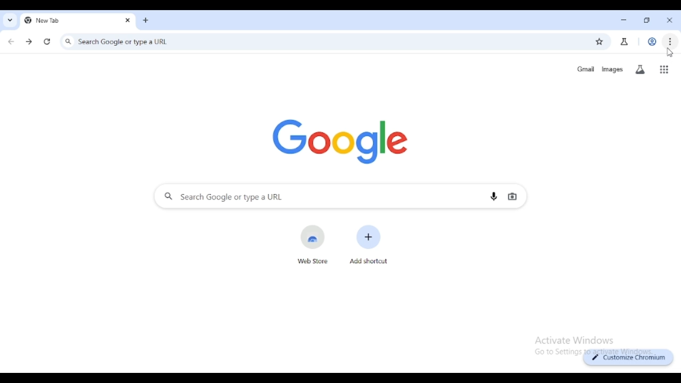 The image size is (681, 383). What do you see at coordinates (313, 245) in the screenshot?
I see `web store` at bounding box center [313, 245].